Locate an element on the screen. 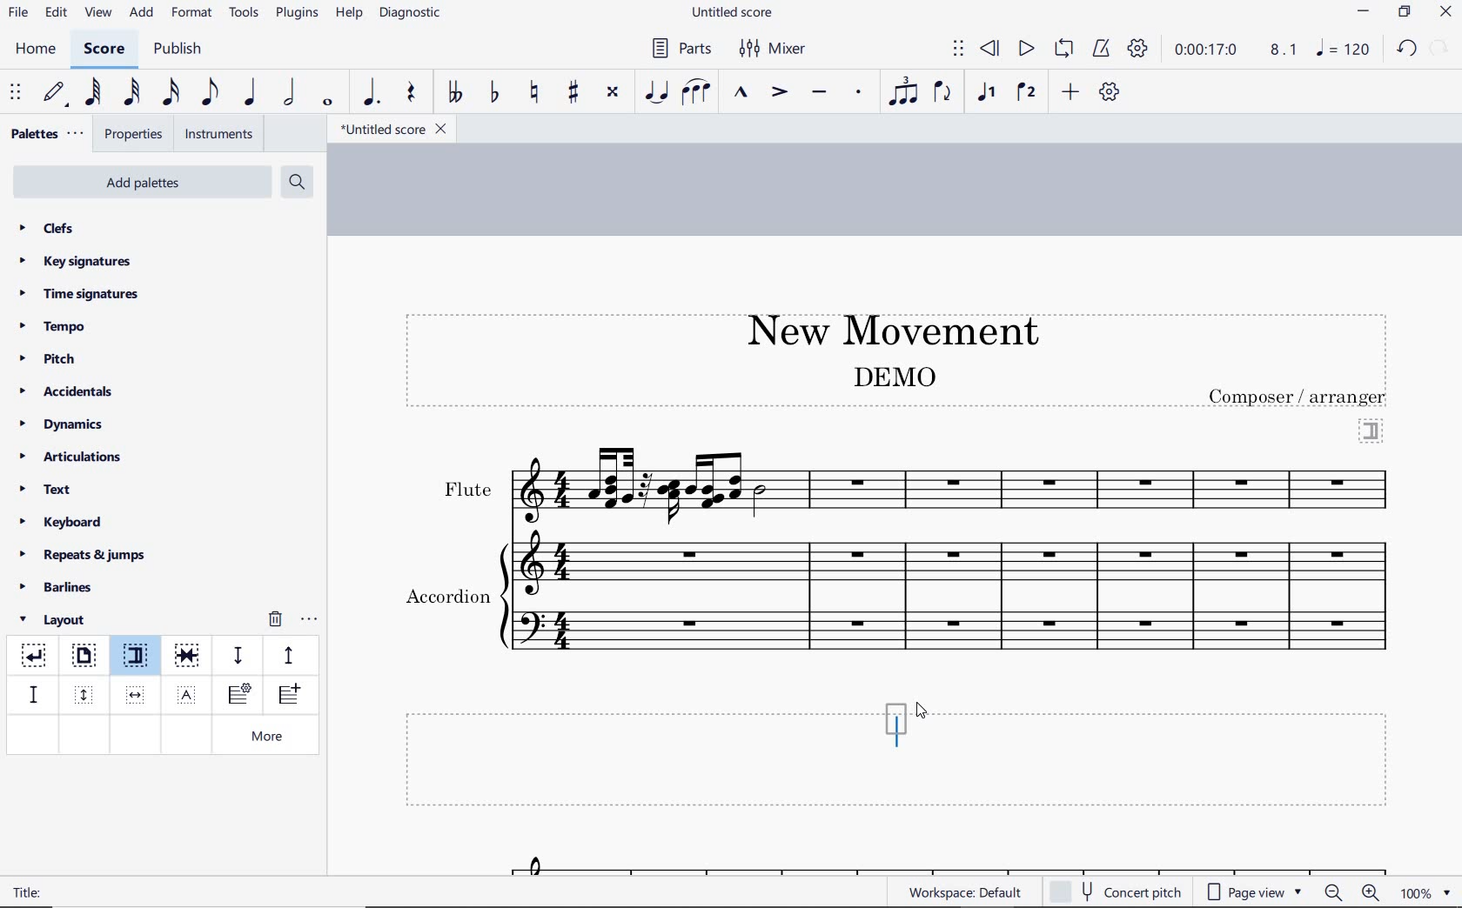  play is located at coordinates (1024, 50).